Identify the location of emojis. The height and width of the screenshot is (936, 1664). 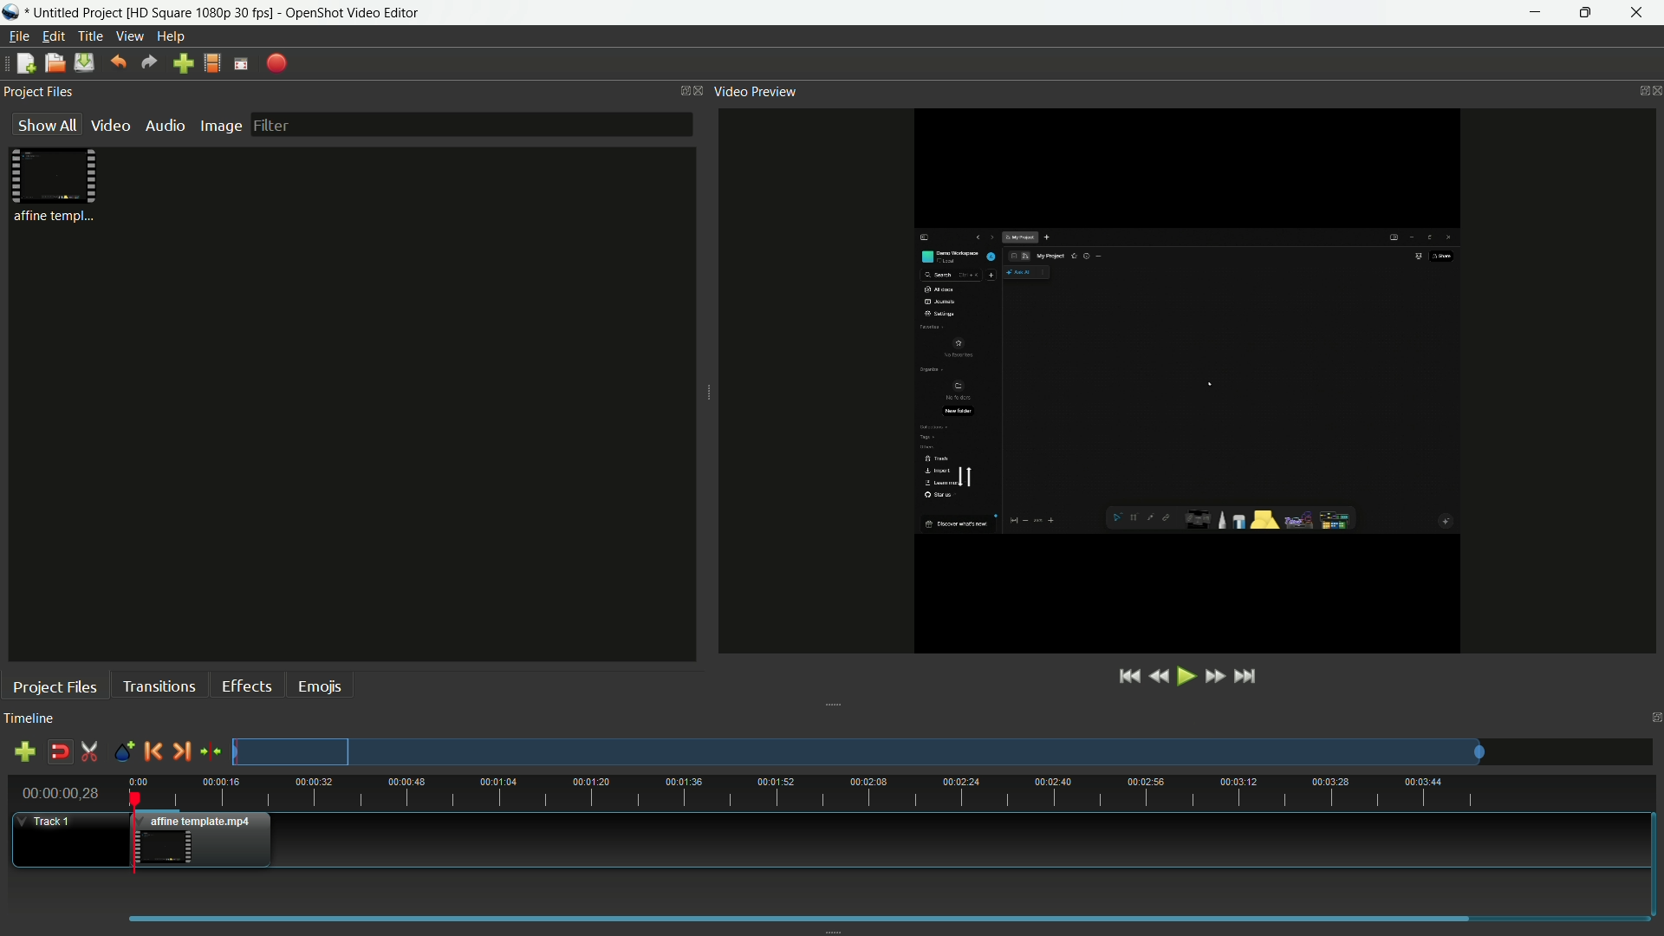
(322, 685).